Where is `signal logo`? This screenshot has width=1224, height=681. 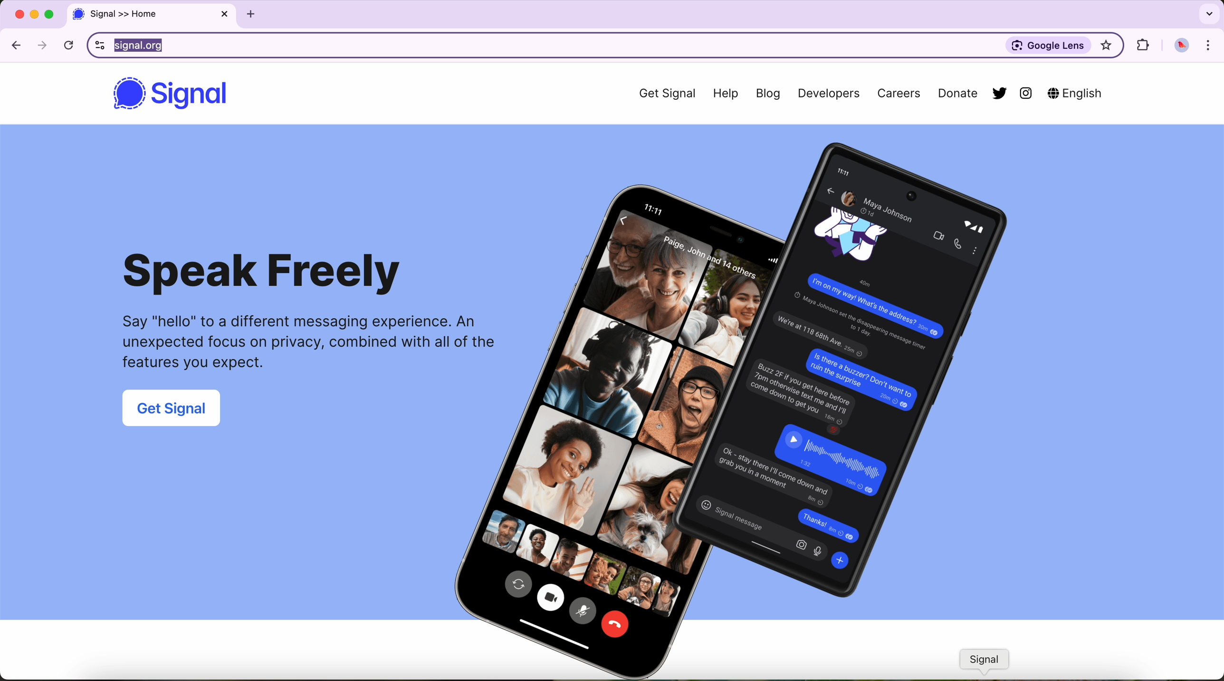 signal logo is located at coordinates (127, 95).